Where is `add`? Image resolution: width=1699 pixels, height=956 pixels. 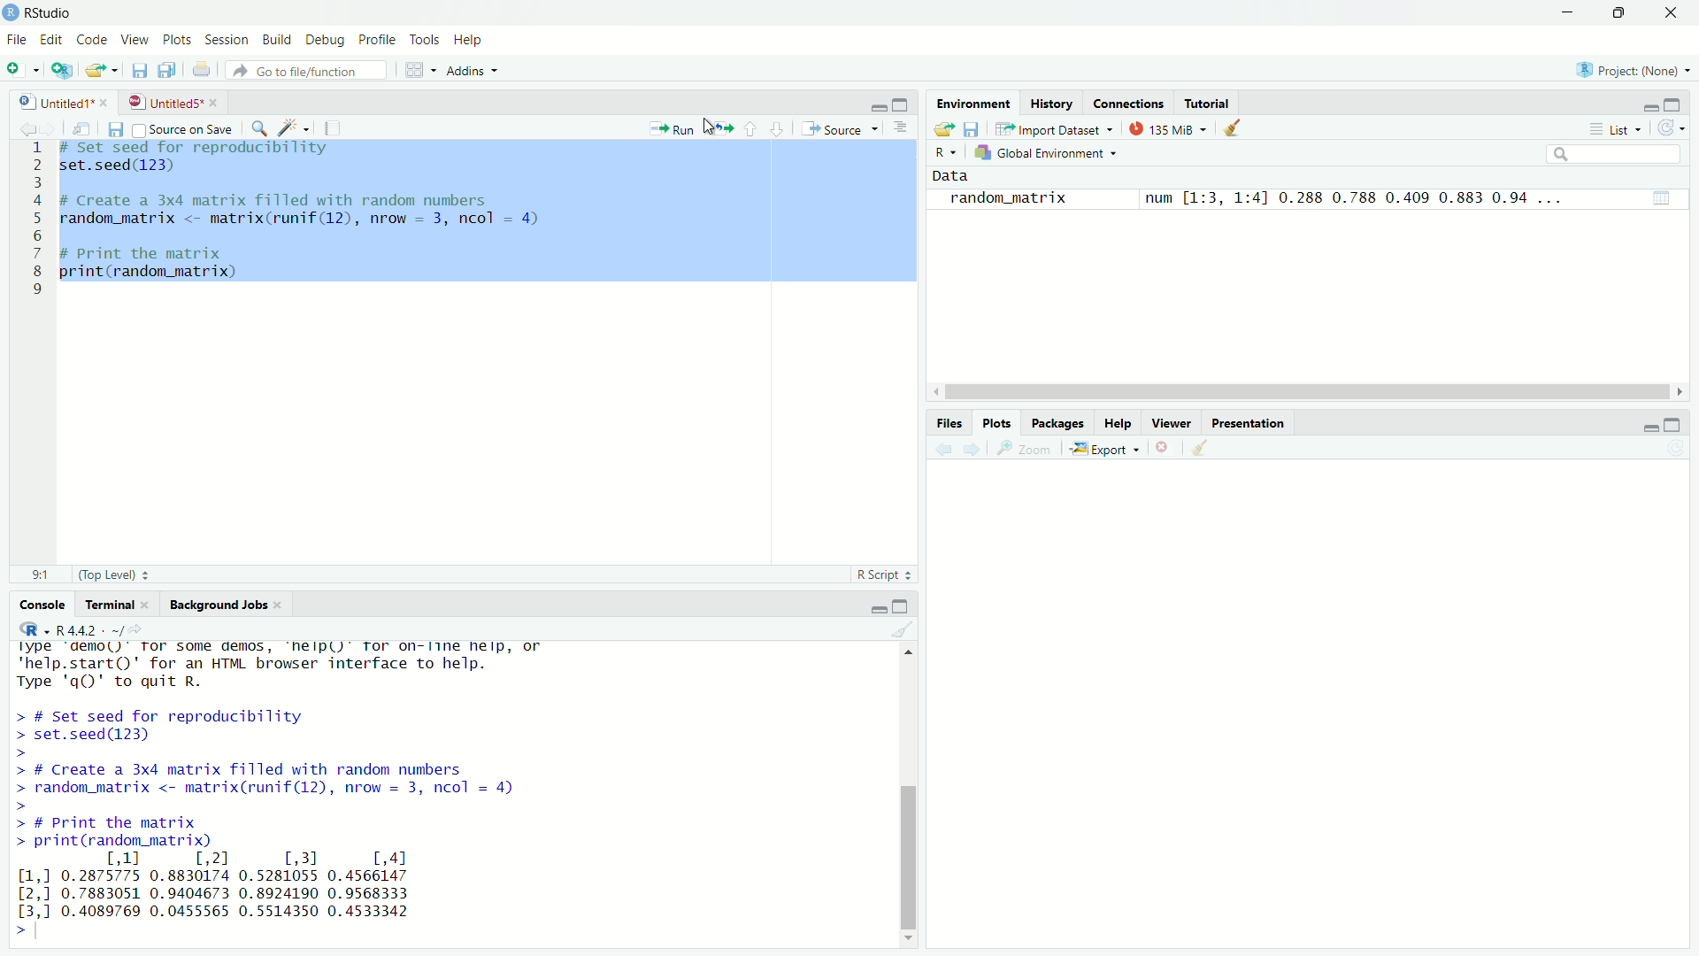
add is located at coordinates (18, 70).